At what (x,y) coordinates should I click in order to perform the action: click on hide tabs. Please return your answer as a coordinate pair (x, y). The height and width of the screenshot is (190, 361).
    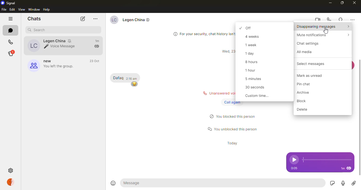
    Looking at the image, I should click on (11, 19).